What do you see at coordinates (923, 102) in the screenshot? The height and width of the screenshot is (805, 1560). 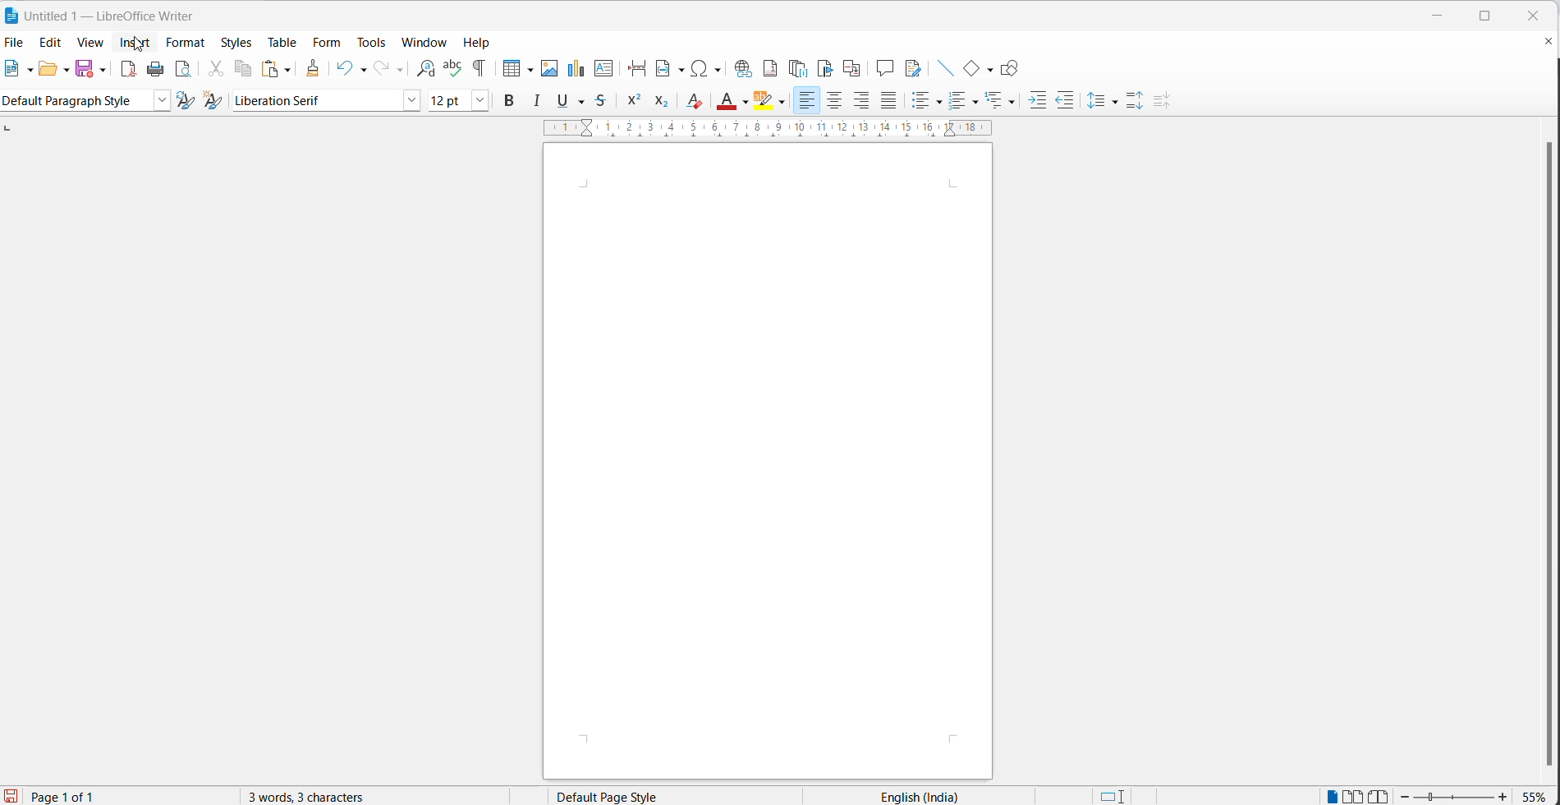 I see `toggle ordered list ` at bounding box center [923, 102].